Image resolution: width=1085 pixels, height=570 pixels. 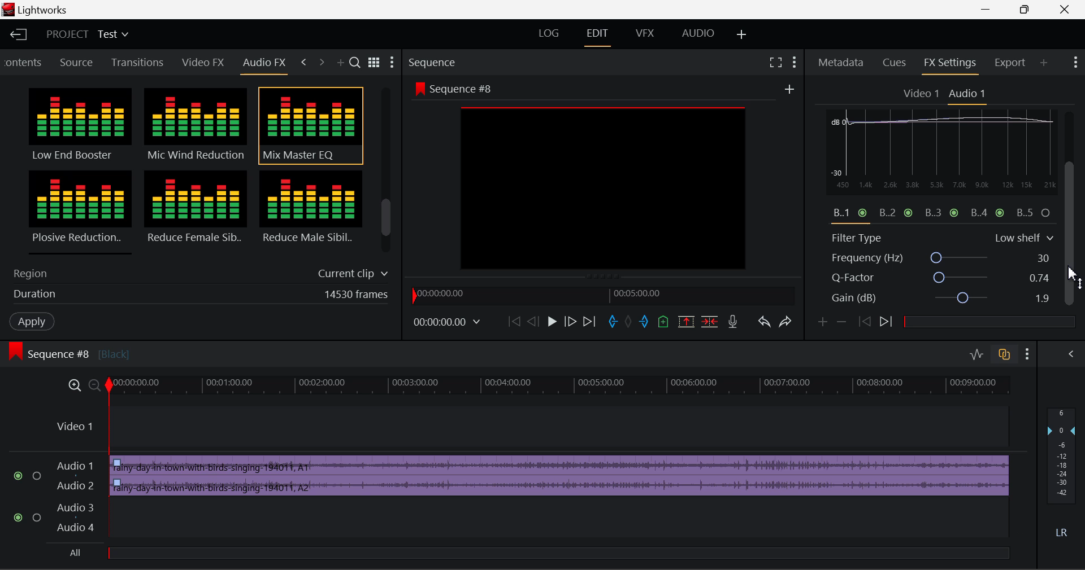 What do you see at coordinates (95, 387) in the screenshot?
I see `Timeline Zoom Out` at bounding box center [95, 387].